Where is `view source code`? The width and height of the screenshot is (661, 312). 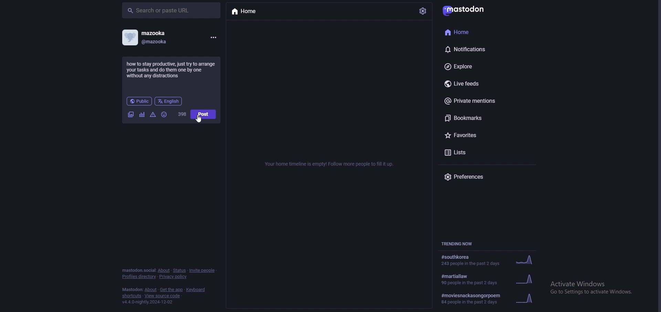 view source code is located at coordinates (163, 296).